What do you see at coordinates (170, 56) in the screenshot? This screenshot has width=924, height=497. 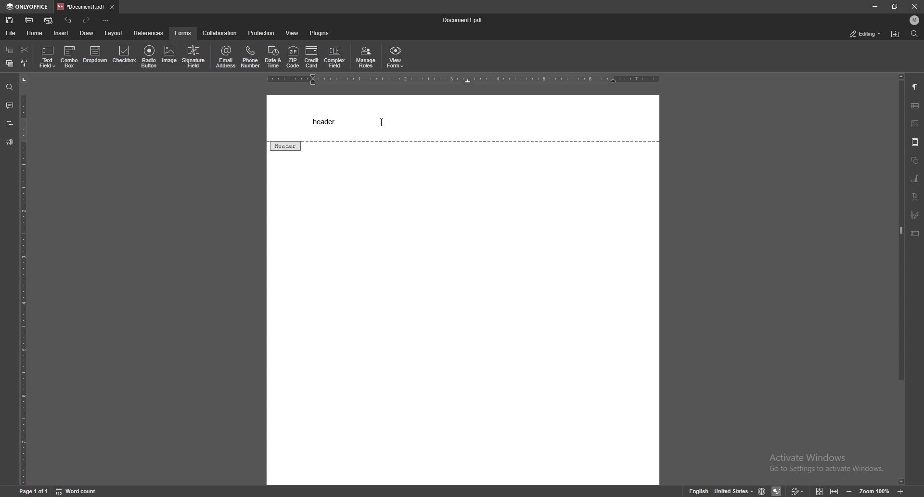 I see `image` at bounding box center [170, 56].